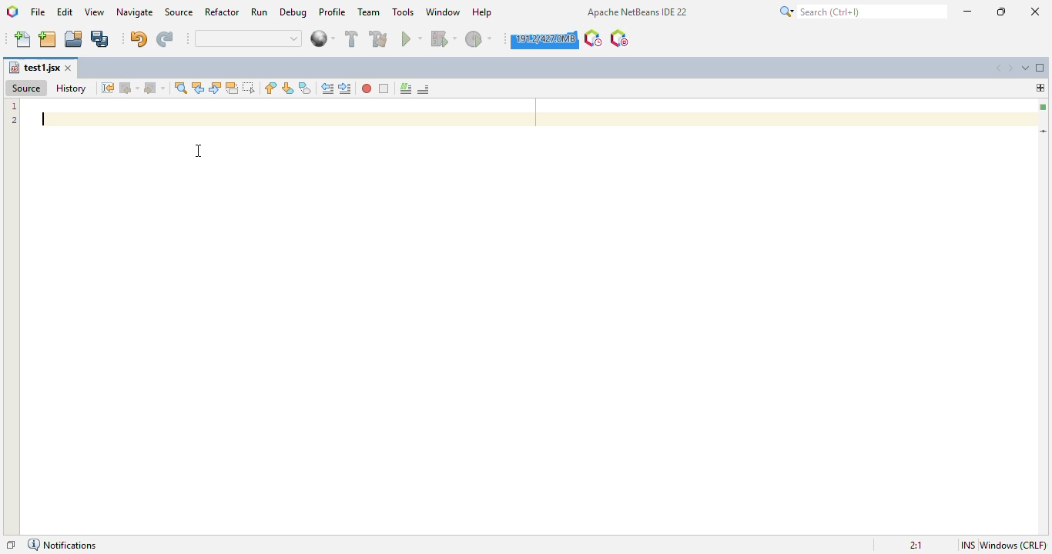  I want to click on last edit, so click(107, 88).